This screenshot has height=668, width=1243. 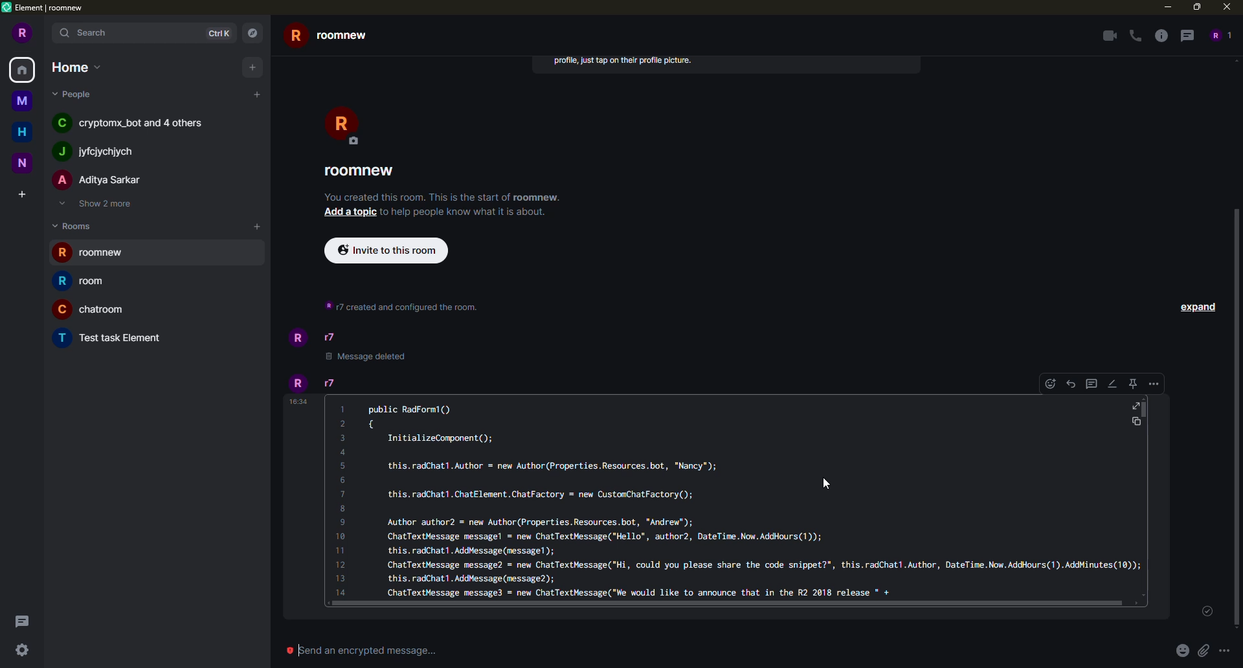 I want to click on threads, so click(x=1187, y=35).